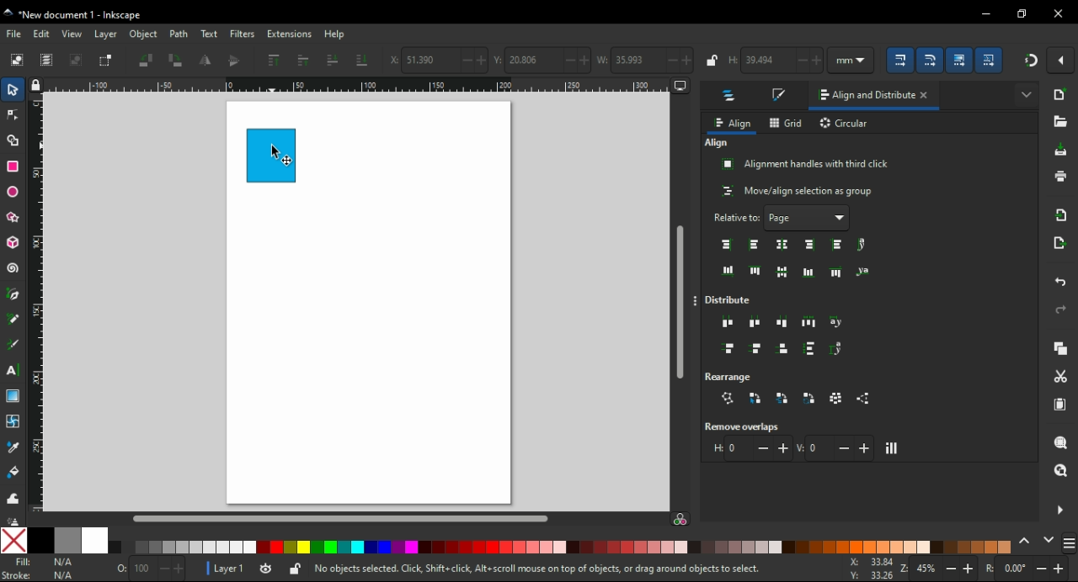 The image size is (1078, 582). I want to click on grid, so click(787, 123).